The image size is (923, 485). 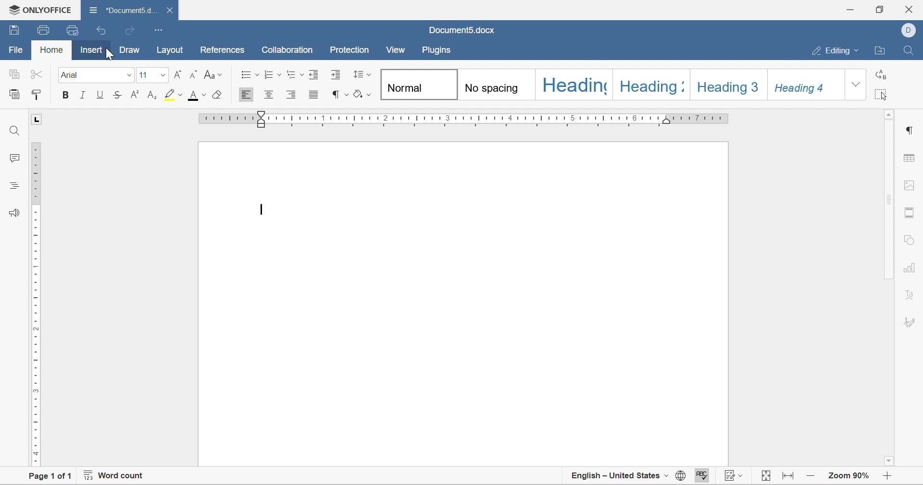 I want to click on scroll bar, so click(x=890, y=199).